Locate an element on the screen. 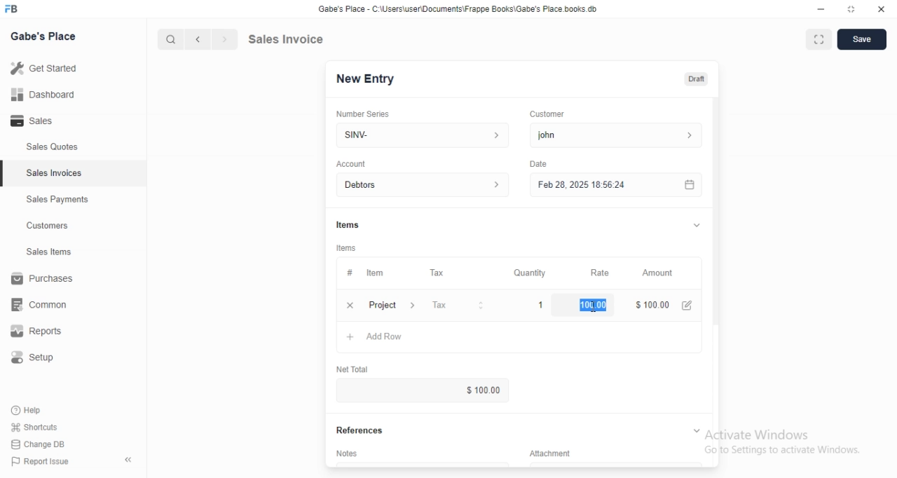 Image resolution: width=897 pixels, height=478 pixels. Customer is located at coordinates (553, 113).